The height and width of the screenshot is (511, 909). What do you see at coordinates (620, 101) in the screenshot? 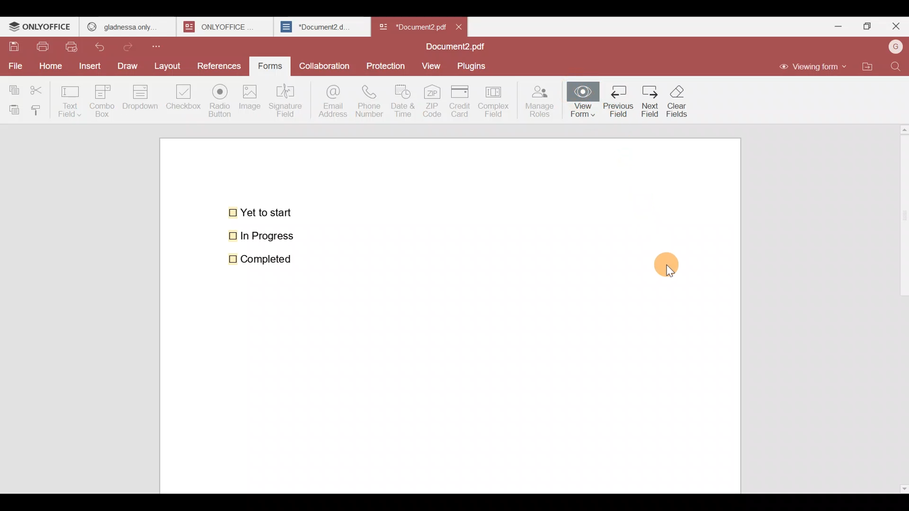
I see `previous field` at bounding box center [620, 101].